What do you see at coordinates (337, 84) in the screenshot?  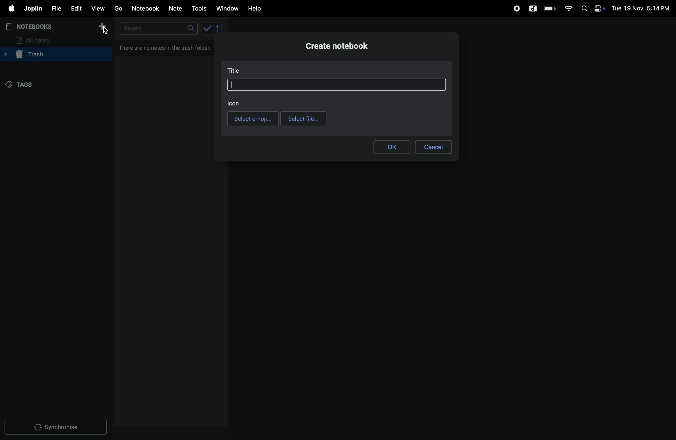 I see `textbox` at bounding box center [337, 84].